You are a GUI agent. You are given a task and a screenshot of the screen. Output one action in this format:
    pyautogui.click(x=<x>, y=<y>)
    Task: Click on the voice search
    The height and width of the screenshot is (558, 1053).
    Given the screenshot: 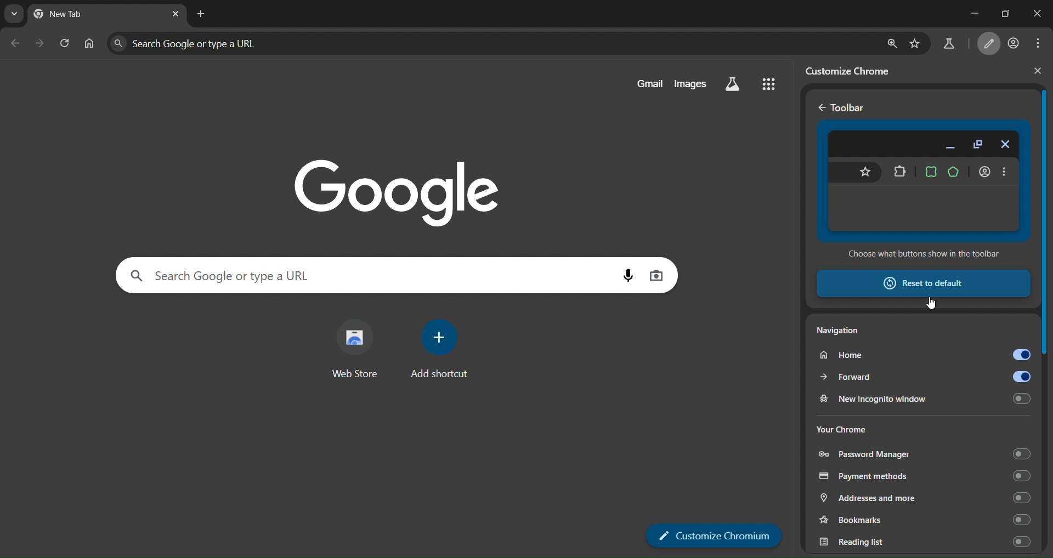 What is the action you would take?
    pyautogui.click(x=629, y=275)
    